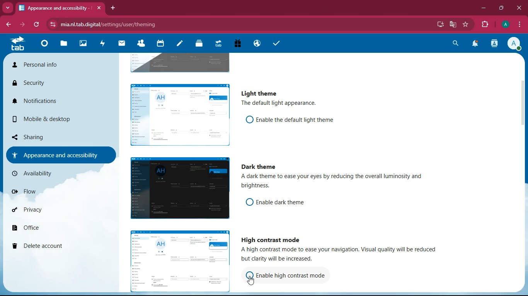 The width and height of the screenshot is (528, 296). What do you see at coordinates (278, 103) in the screenshot?
I see `description` at bounding box center [278, 103].